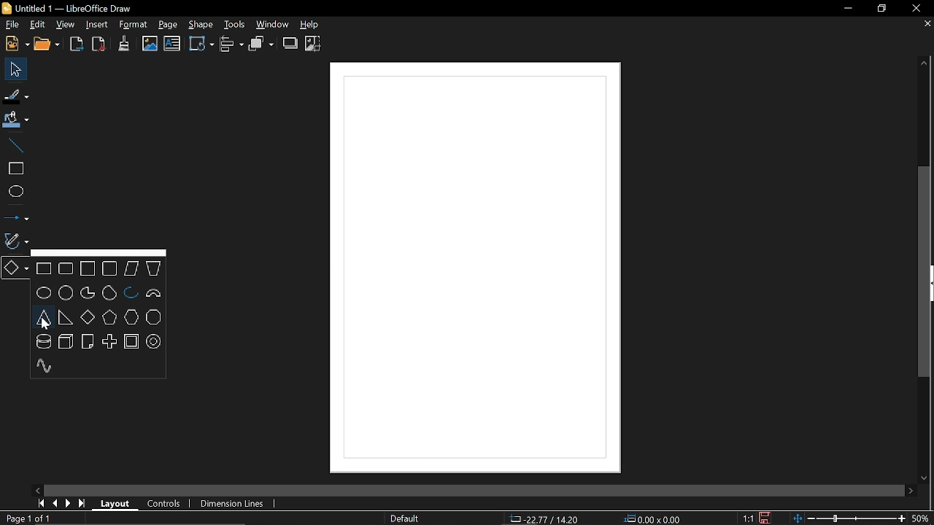 Image resolution: width=934 pixels, height=525 pixels. What do you see at coordinates (15, 192) in the screenshot?
I see `Ellipse` at bounding box center [15, 192].